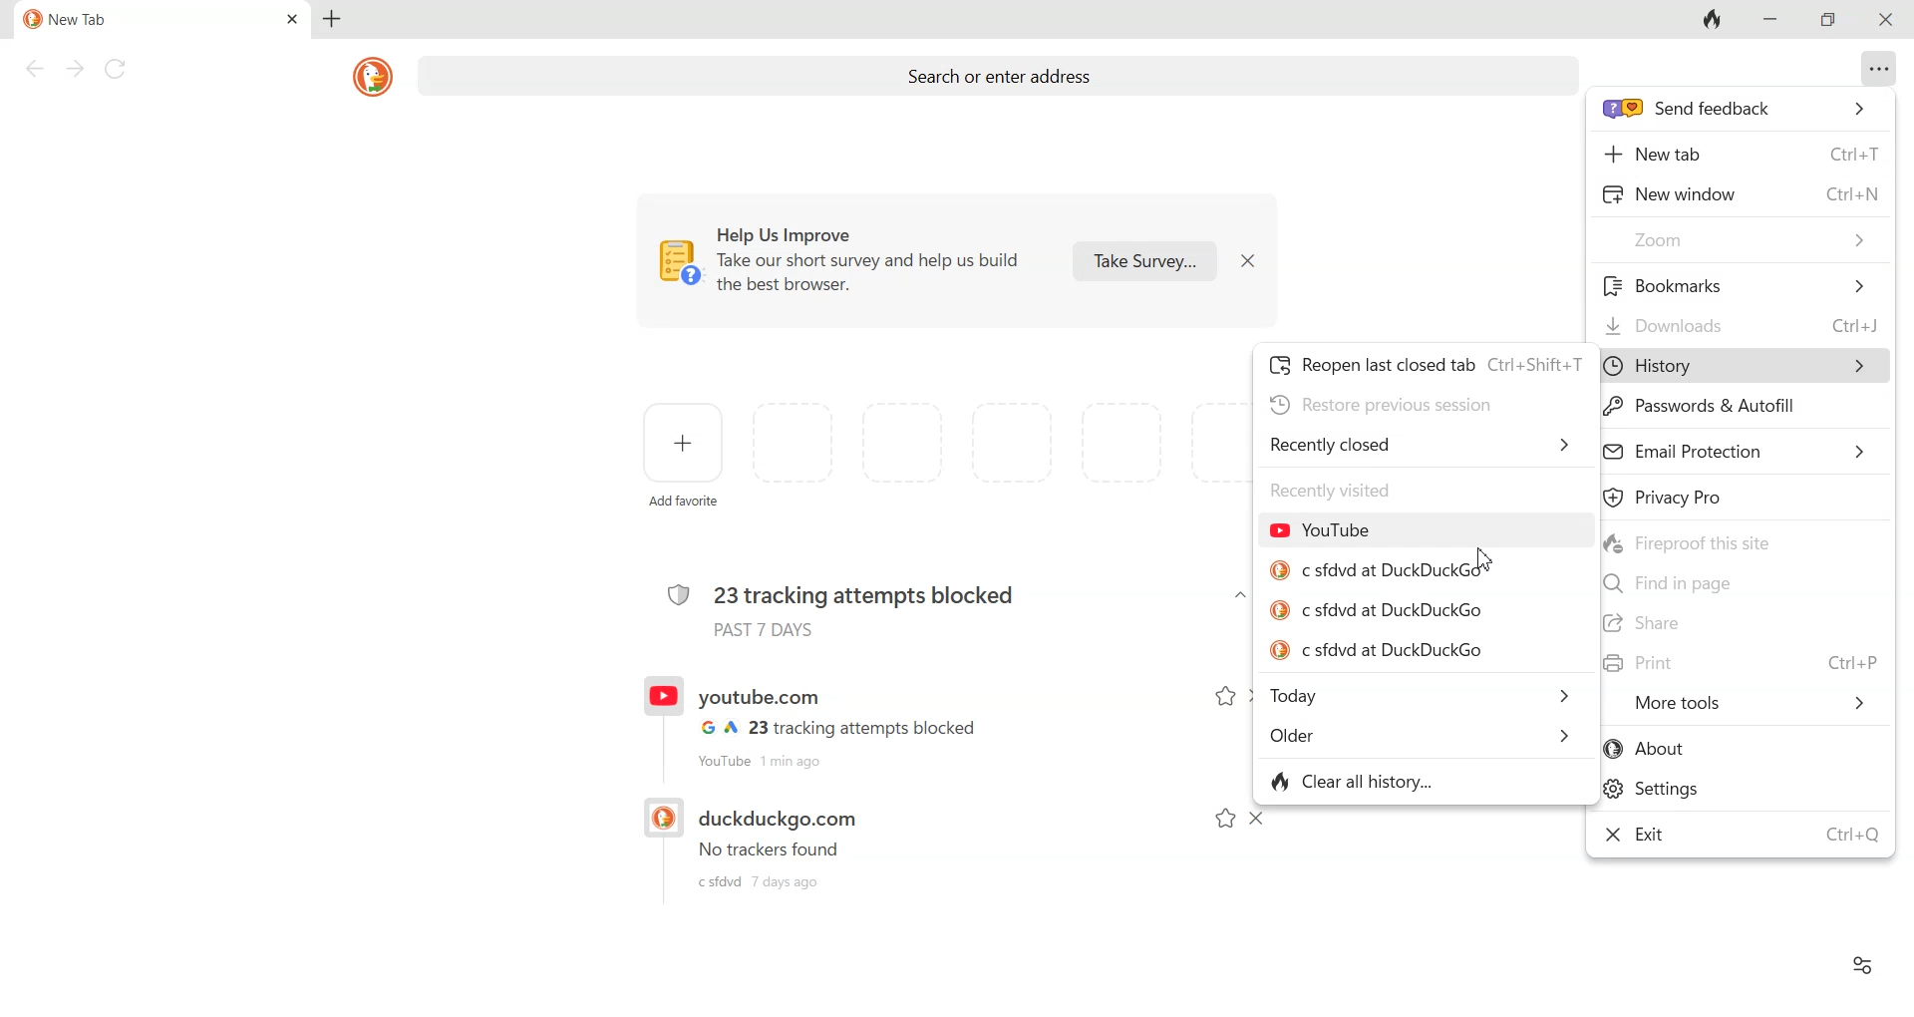 This screenshot has height=1017, width=1914. I want to click on Reopen last closed tab, so click(1427, 367).